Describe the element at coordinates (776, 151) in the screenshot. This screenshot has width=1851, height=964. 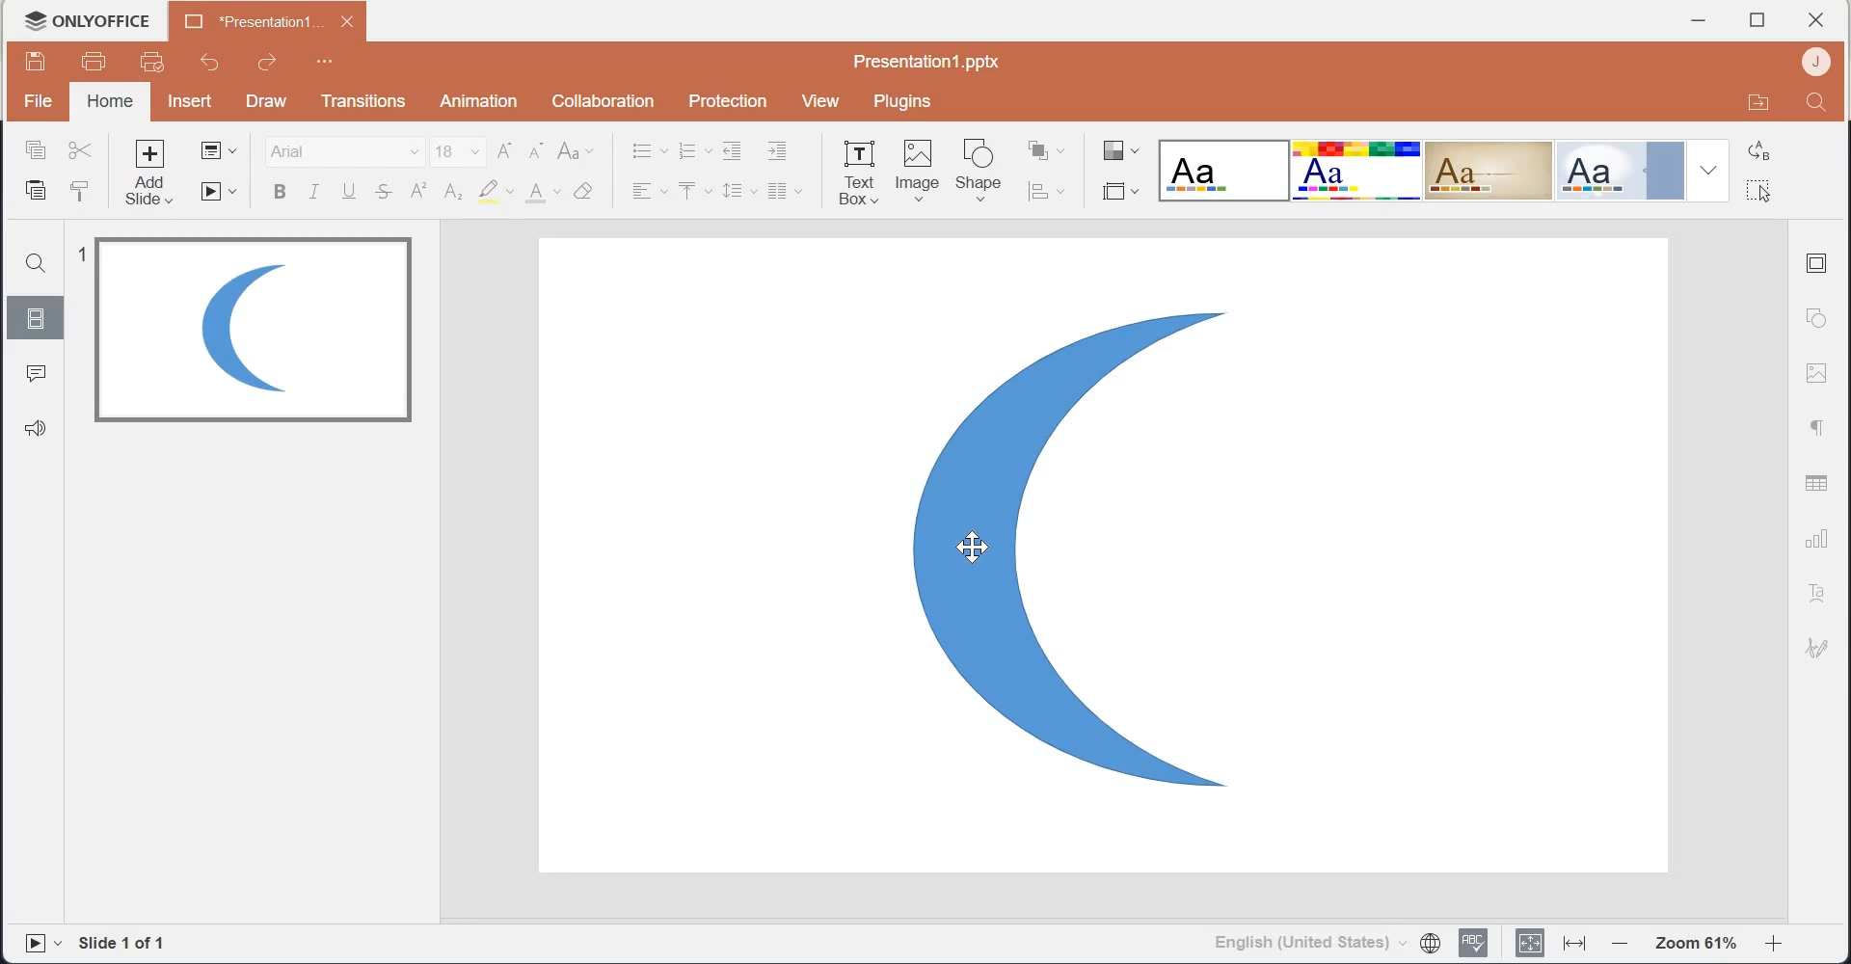
I see `Increase Indent` at that location.